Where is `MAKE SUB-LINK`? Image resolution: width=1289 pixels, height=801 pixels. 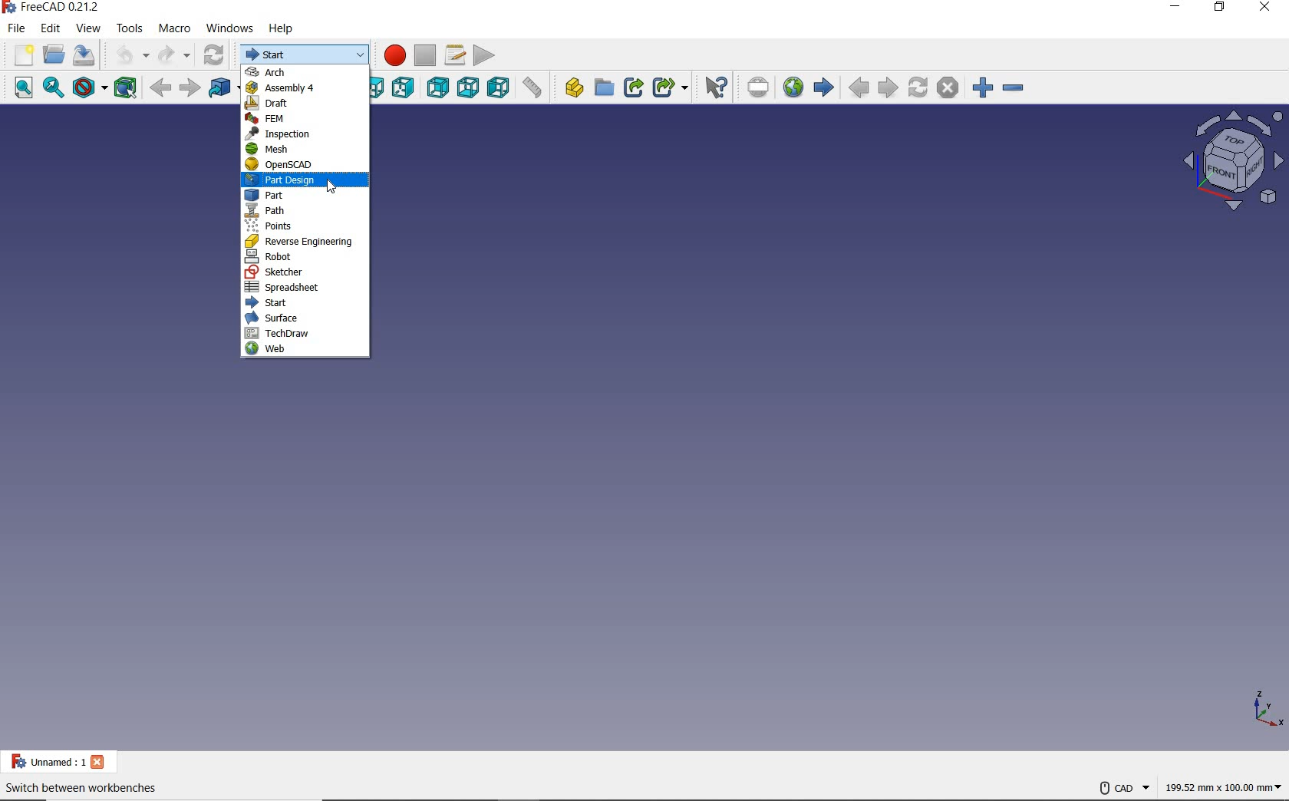
MAKE SUB-LINK is located at coordinates (670, 87).